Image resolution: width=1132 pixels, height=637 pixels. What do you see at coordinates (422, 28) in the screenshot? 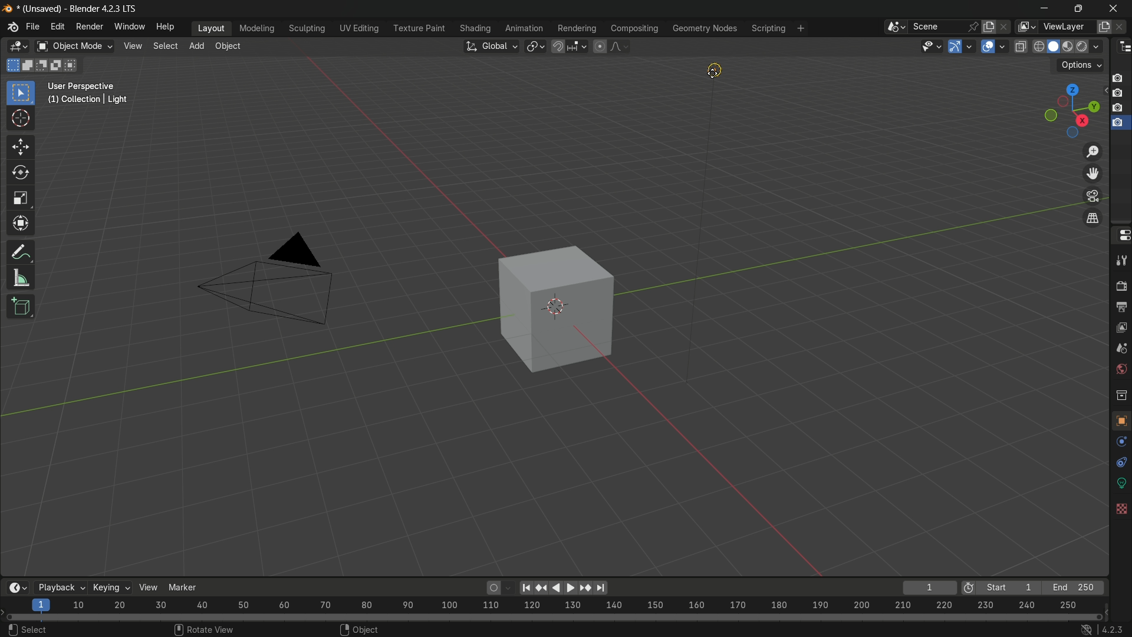
I see `texture paint menu` at bounding box center [422, 28].